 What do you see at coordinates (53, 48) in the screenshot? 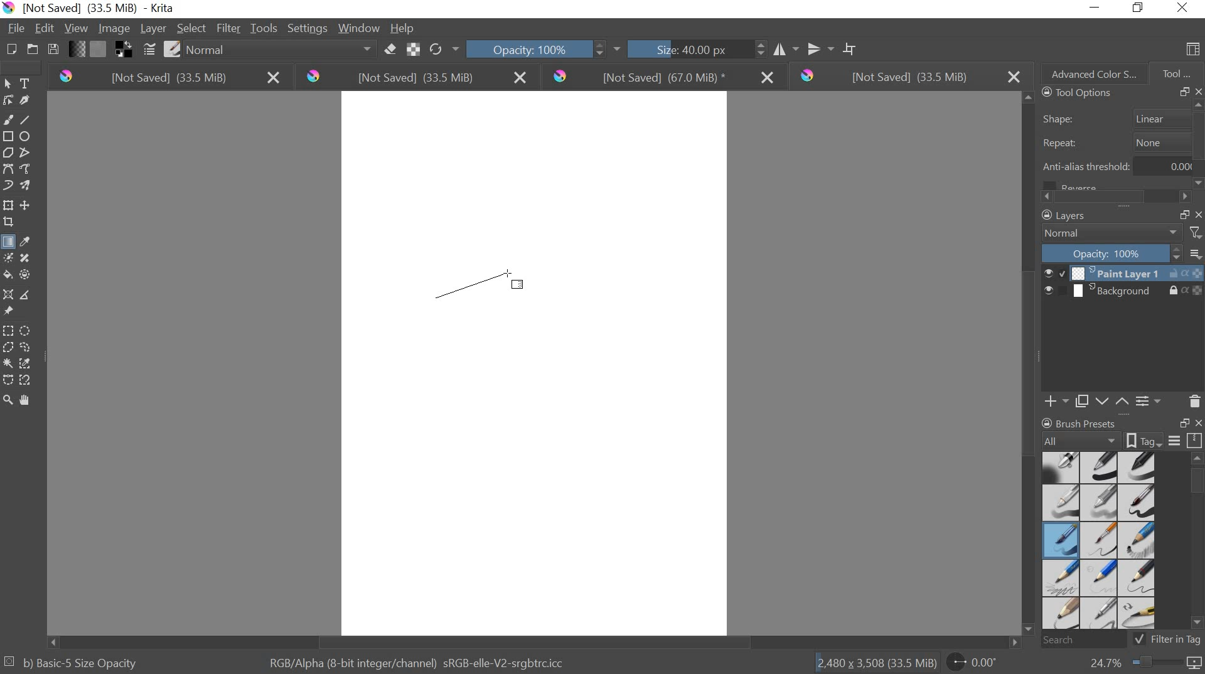
I see `SAVE` at bounding box center [53, 48].